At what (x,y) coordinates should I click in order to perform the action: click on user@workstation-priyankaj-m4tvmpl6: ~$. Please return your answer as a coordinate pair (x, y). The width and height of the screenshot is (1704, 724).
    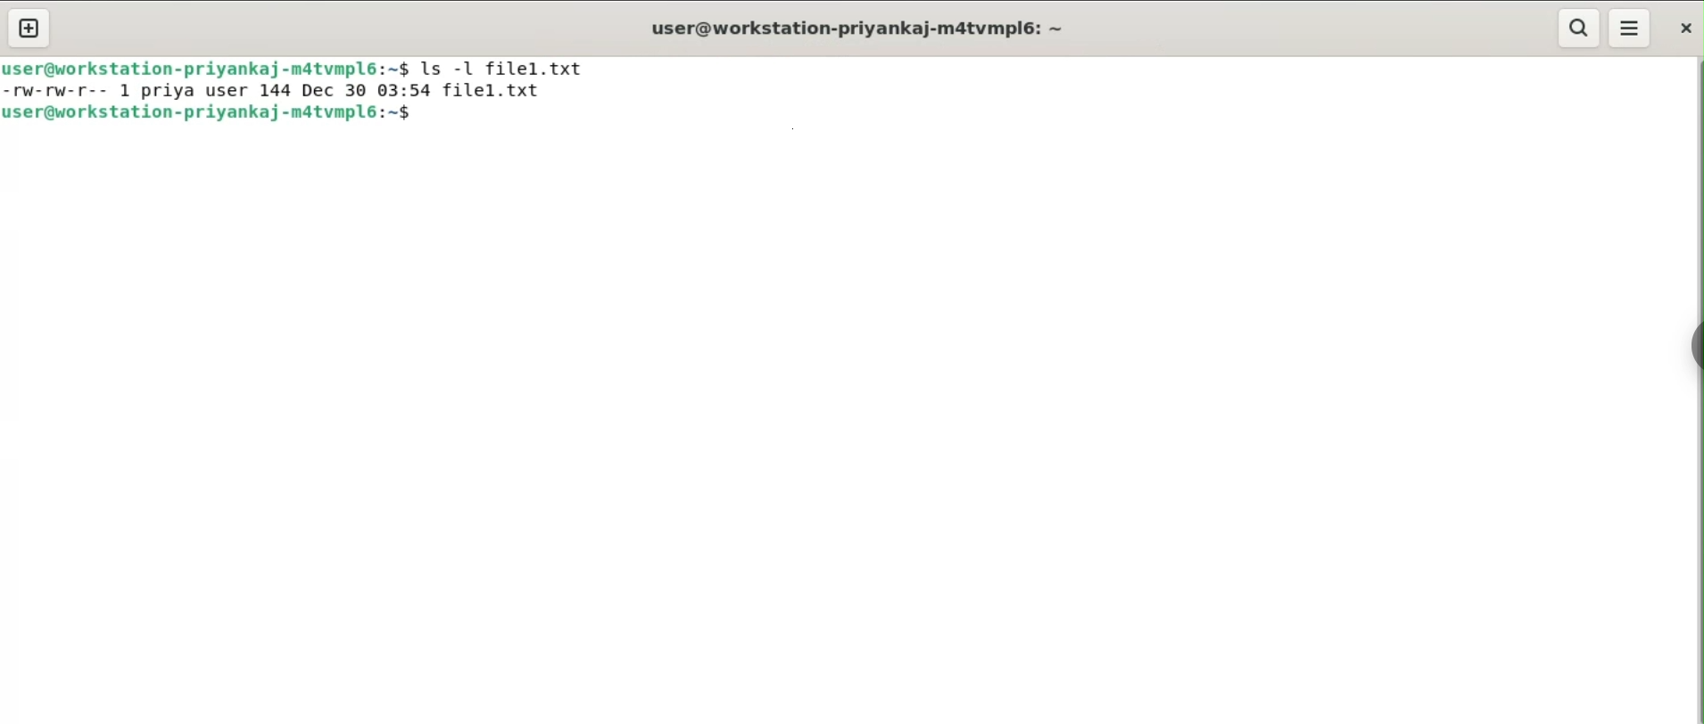
    Looking at the image, I should click on (206, 69).